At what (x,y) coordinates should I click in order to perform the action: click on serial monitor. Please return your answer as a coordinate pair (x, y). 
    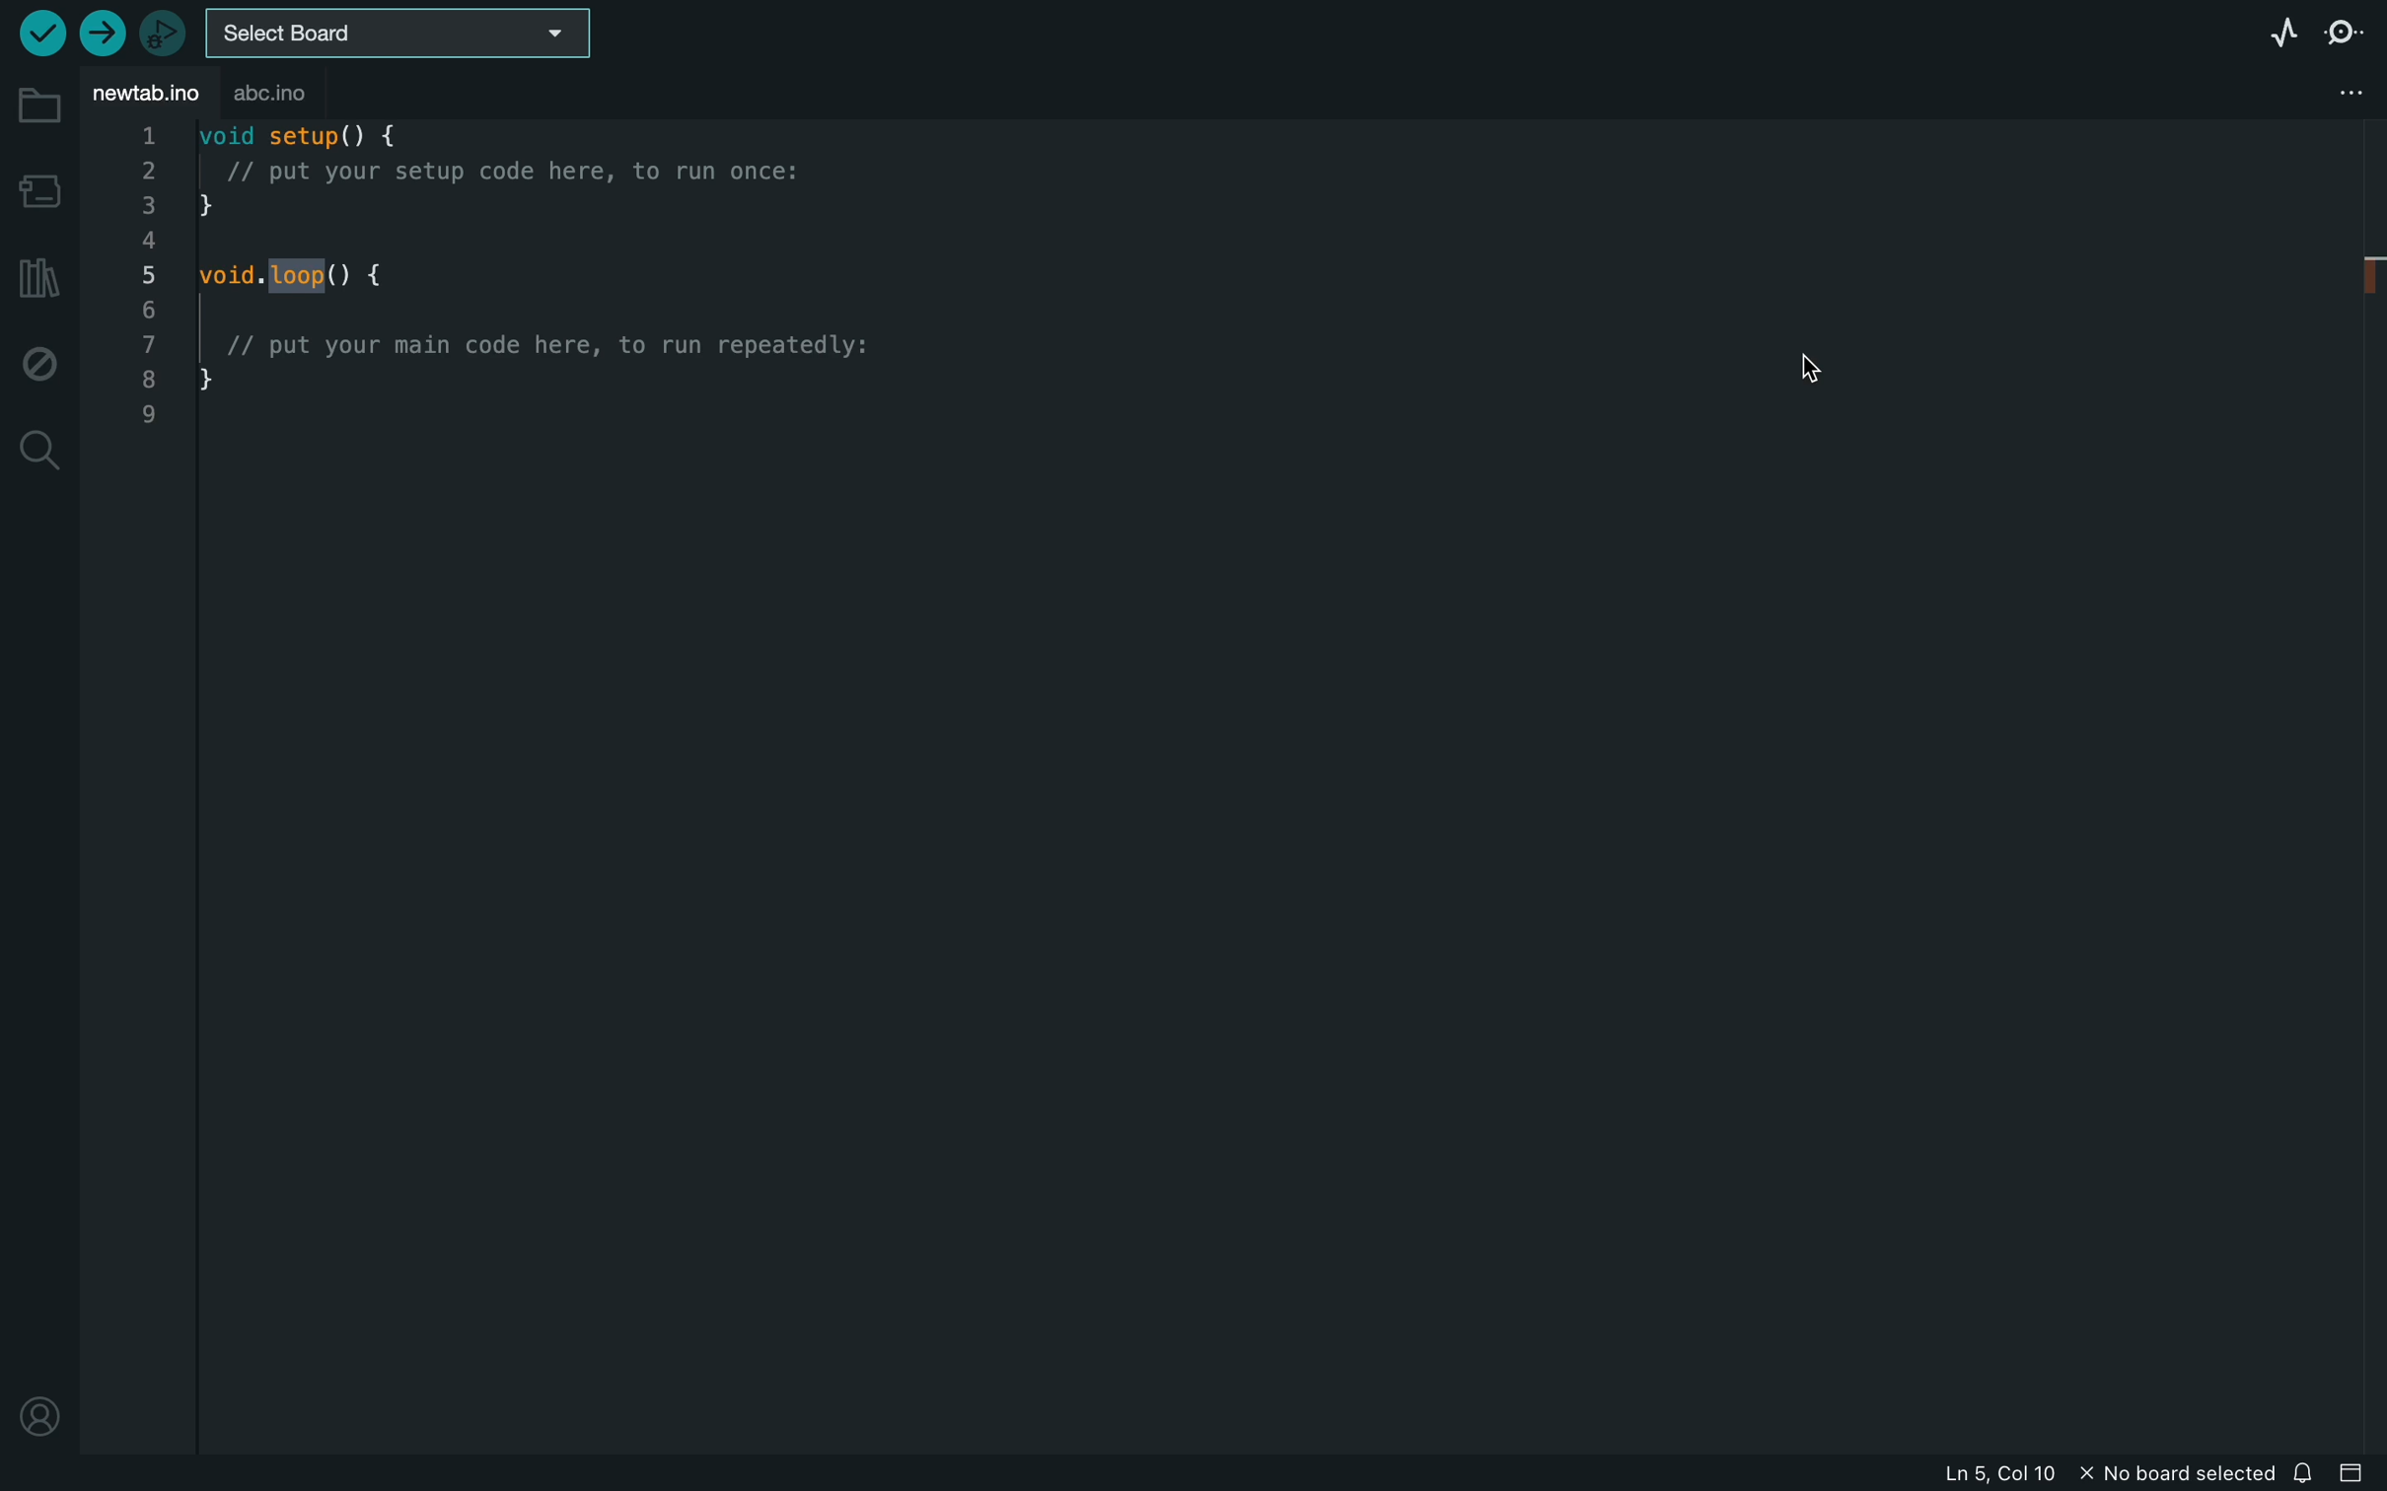
    Looking at the image, I should click on (2346, 31).